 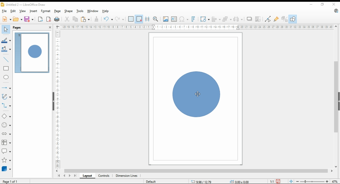 What do you see at coordinates (312, 5) in the screenshot?
I see `minimize` at bounding box center [312, 5].